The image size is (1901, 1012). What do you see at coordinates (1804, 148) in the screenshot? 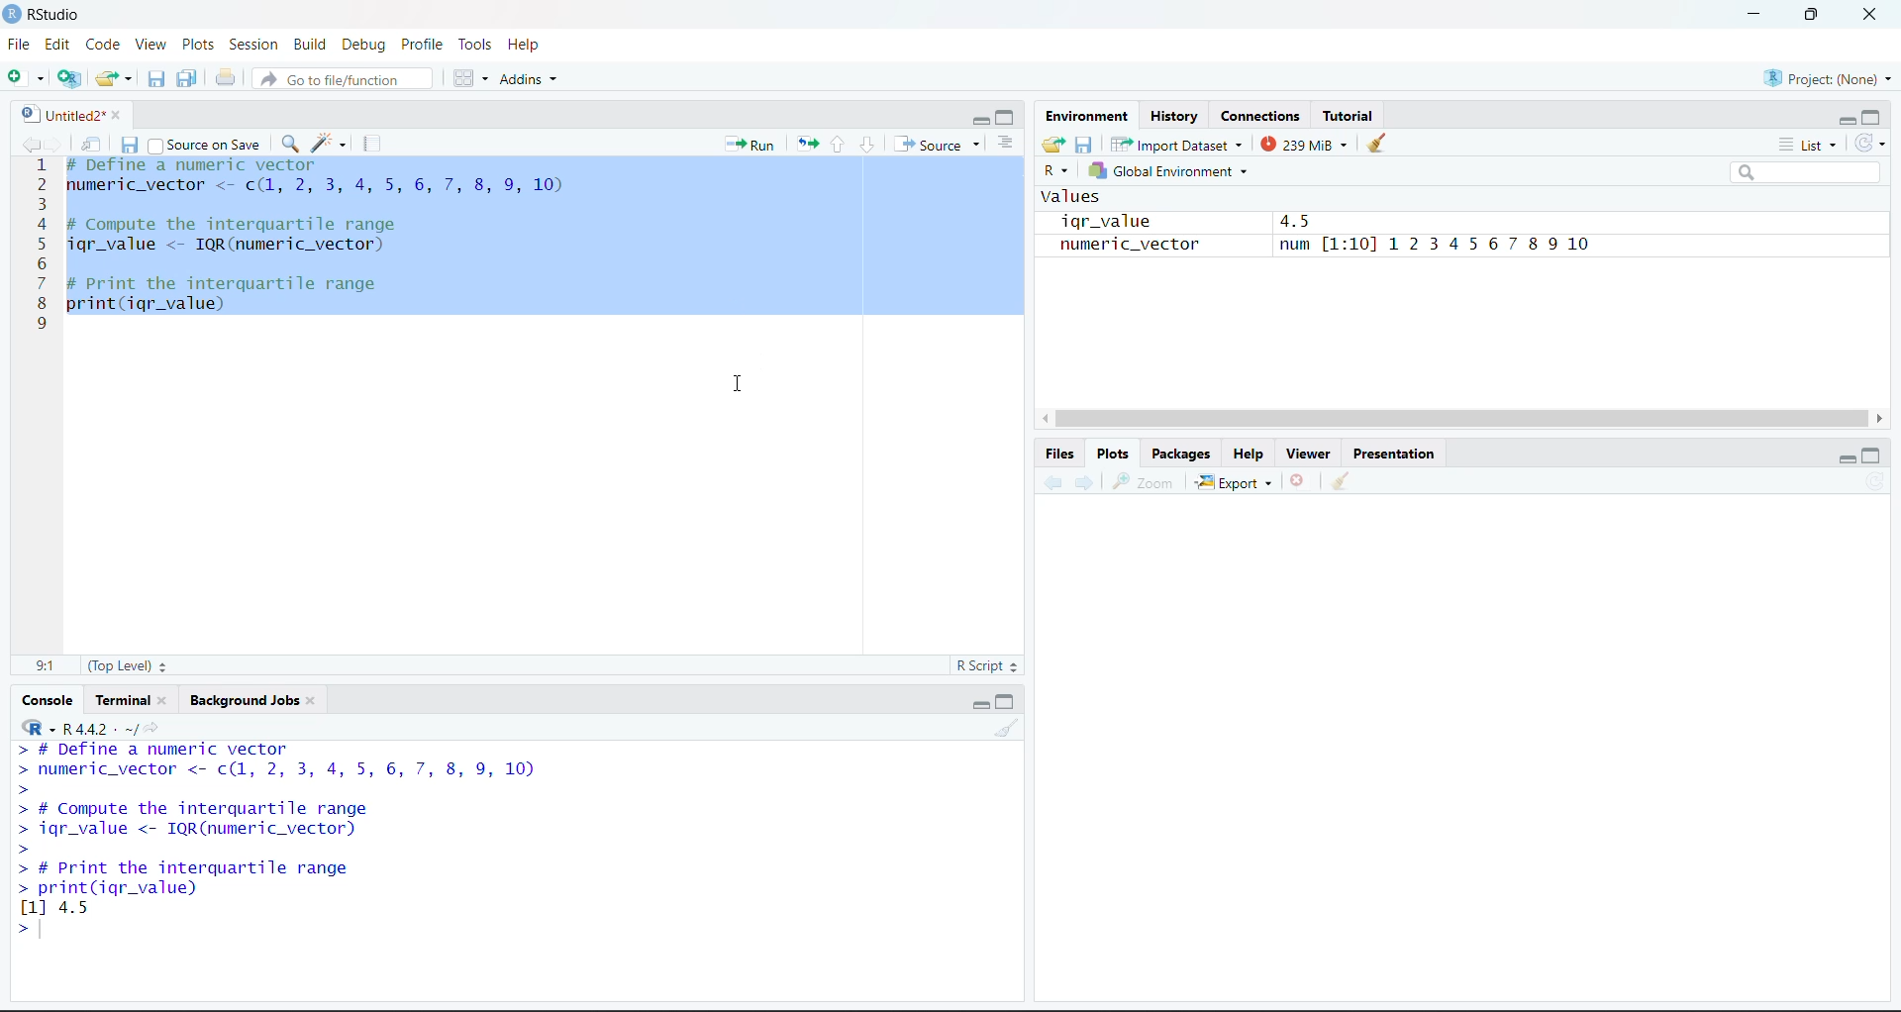
I see `List` at bounding box center [1804, 148].